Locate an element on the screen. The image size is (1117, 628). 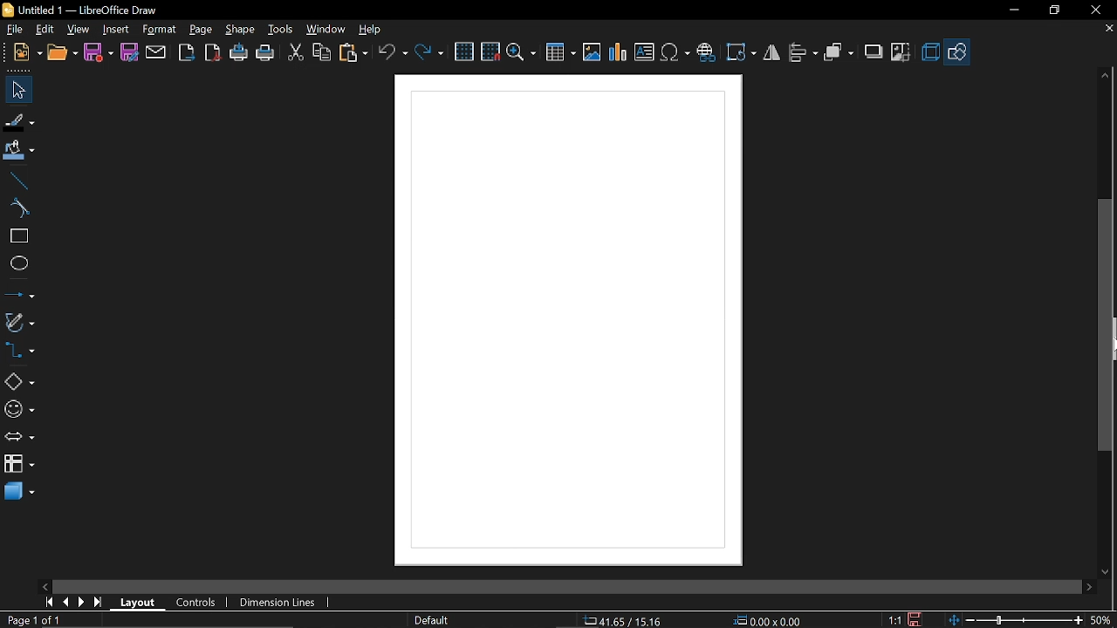
Move down is located at coordinates (1105, 571).